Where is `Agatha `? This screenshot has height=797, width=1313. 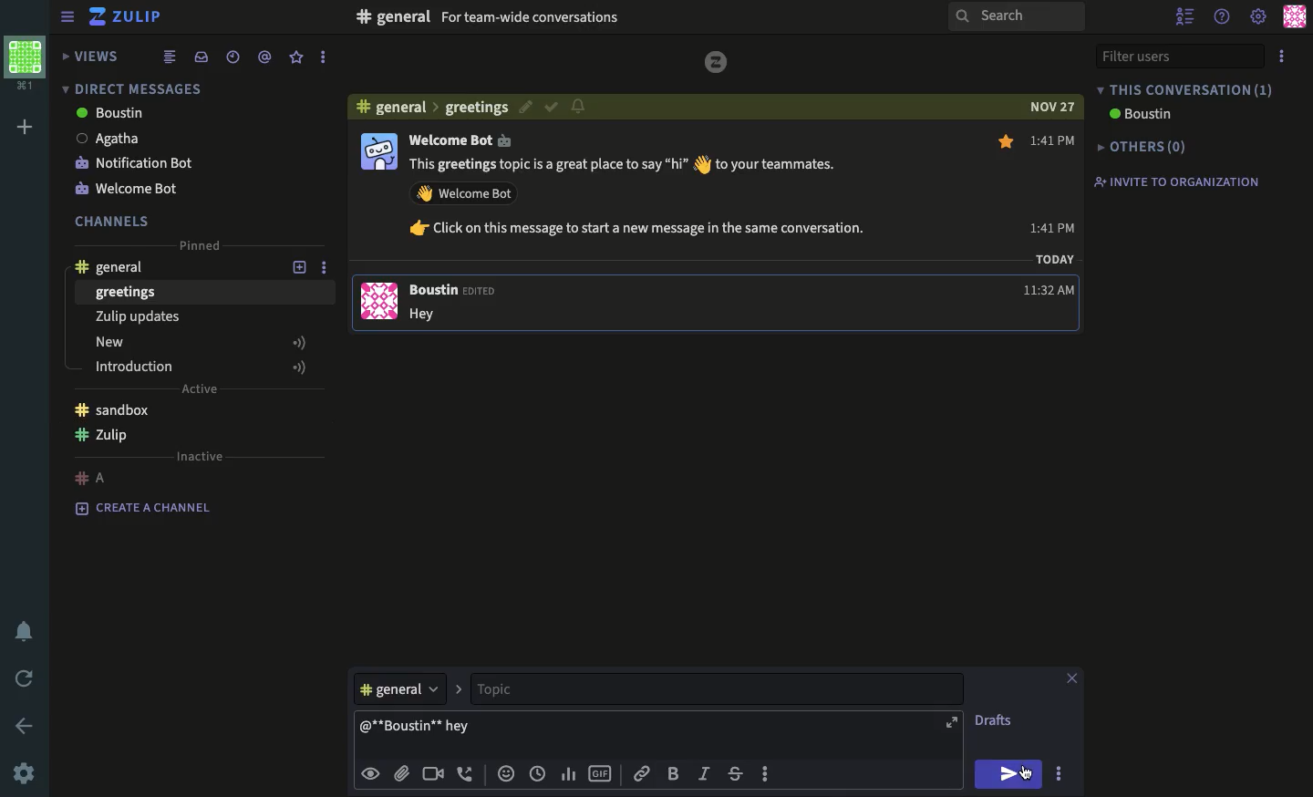
Agatha  is located at coordinates (108, 138).